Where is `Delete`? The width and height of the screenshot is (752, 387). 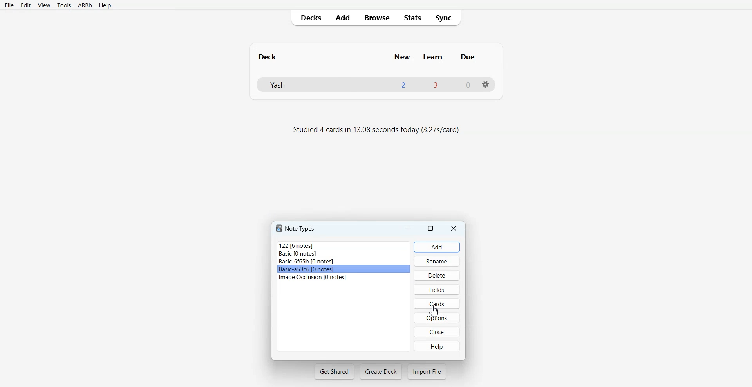
Delete is located at coordinates (437, 275).